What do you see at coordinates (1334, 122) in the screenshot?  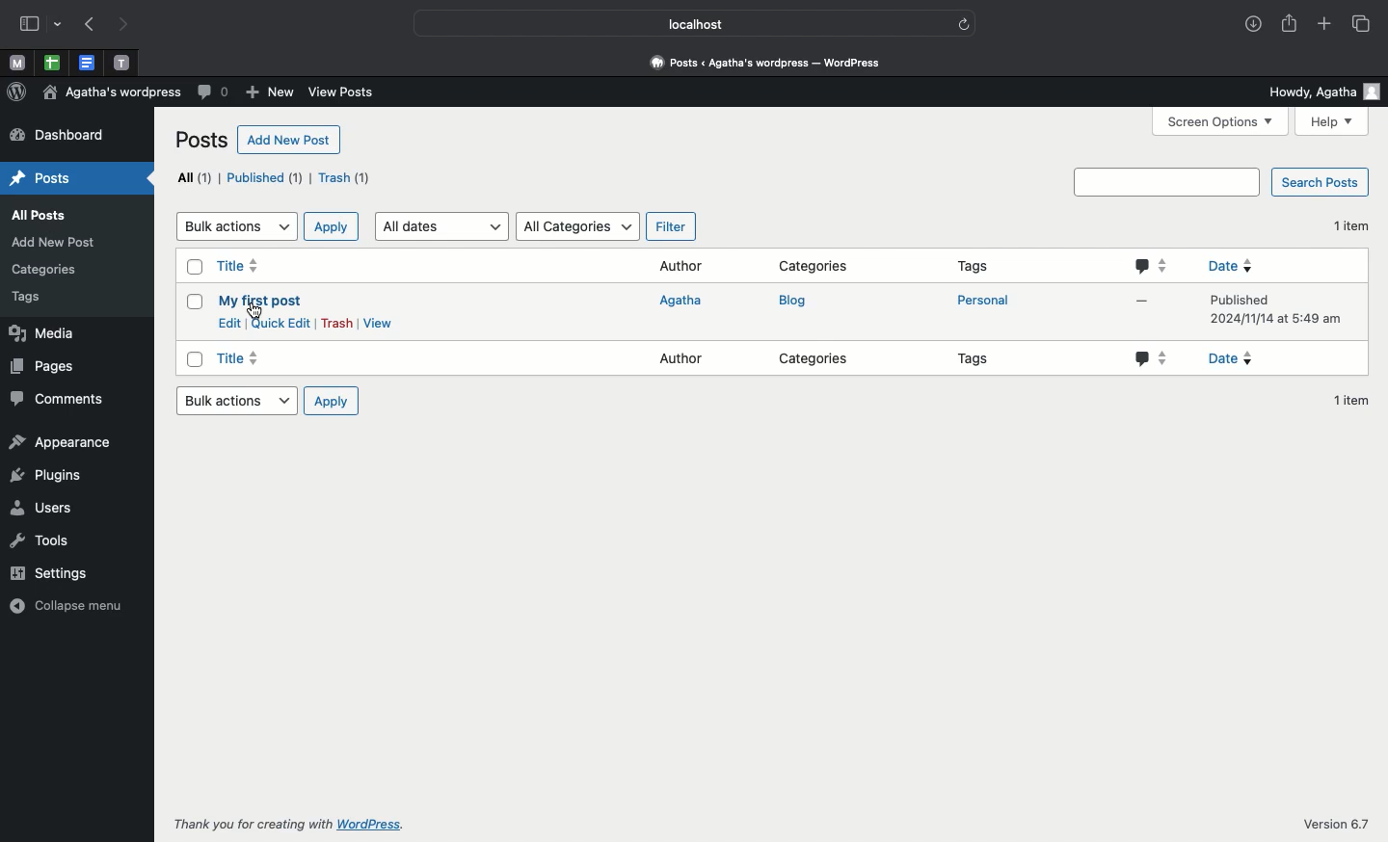 I see `Help` at bounding box center [1334, 122].